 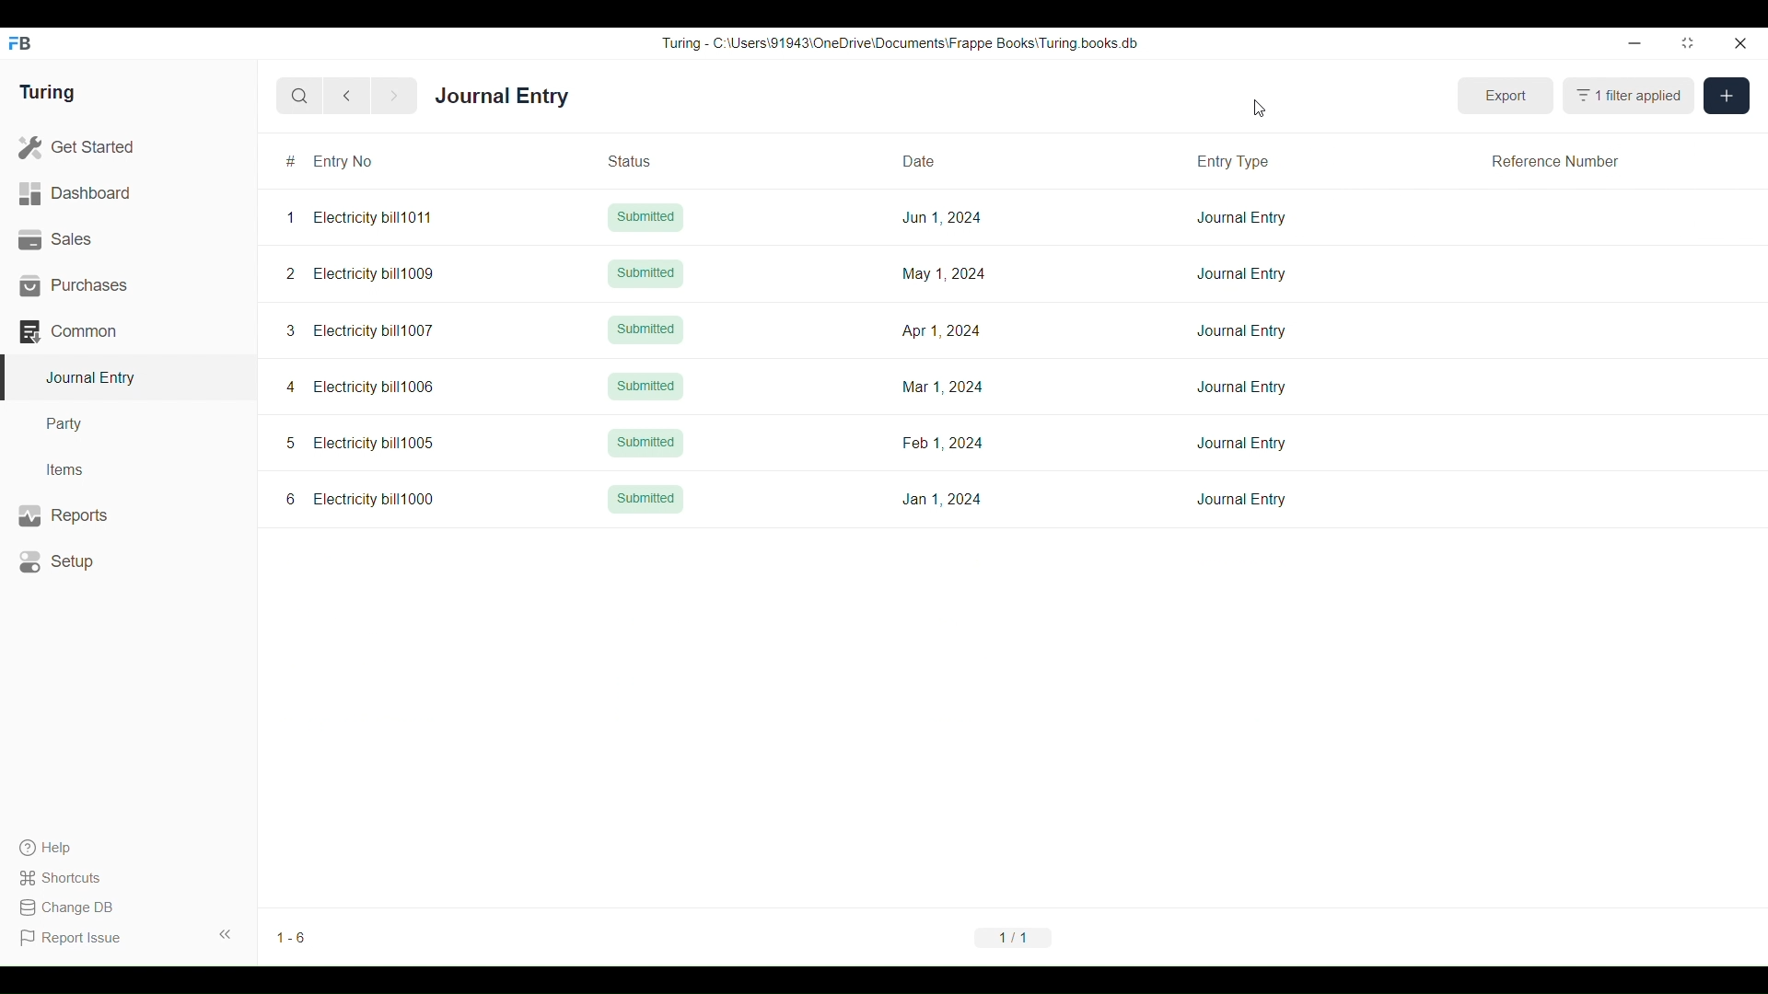 What do you see at coordinates (1506, 96) in the screenshot?
I see `Export` at bounding box center [1506, 96].